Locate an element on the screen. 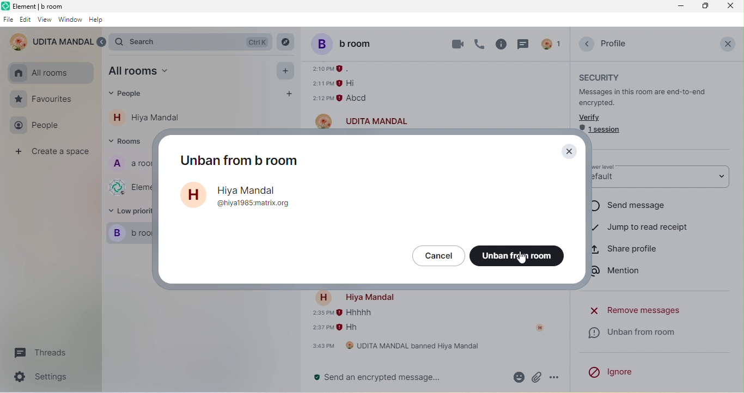 The width and height of the screenshot is (744, 393). default is located at coordinates (659, 182).